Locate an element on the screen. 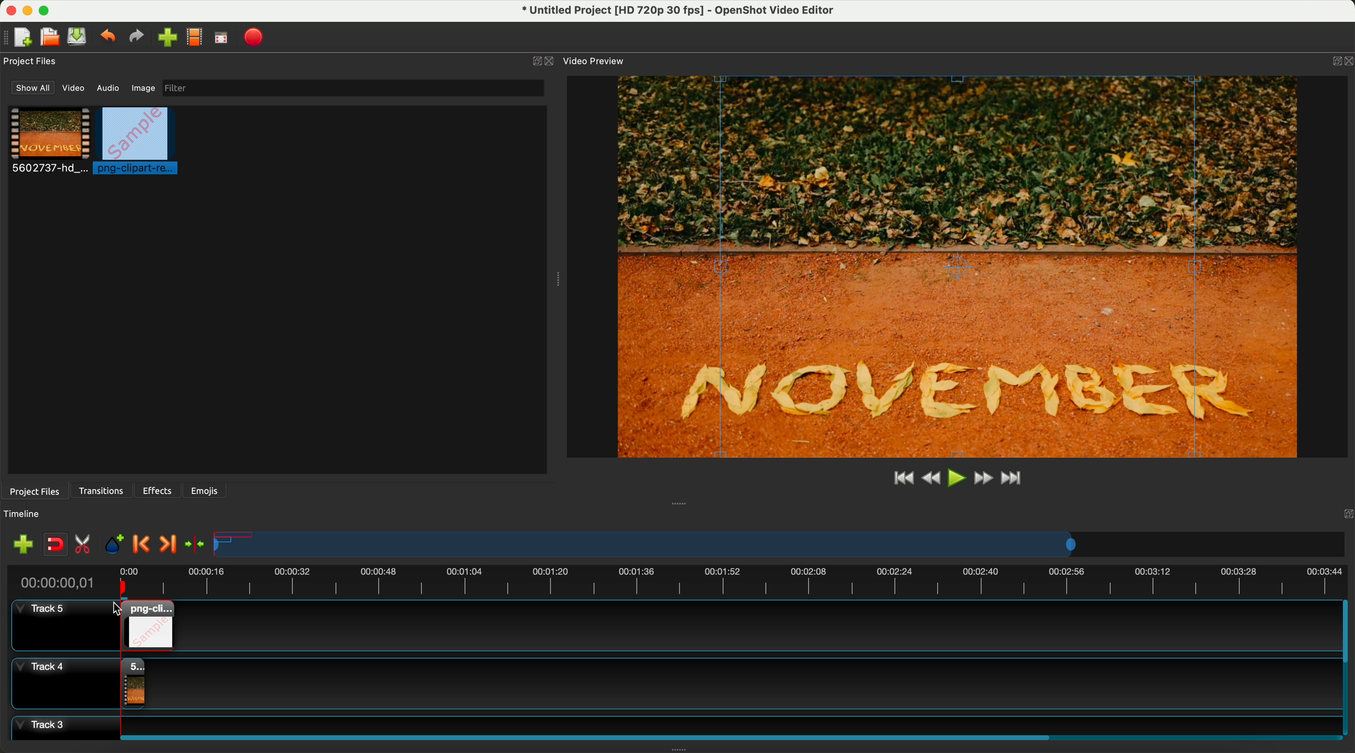 This screenshot has width=1355, height=753. click on import files is located at coordinates (170, 38).